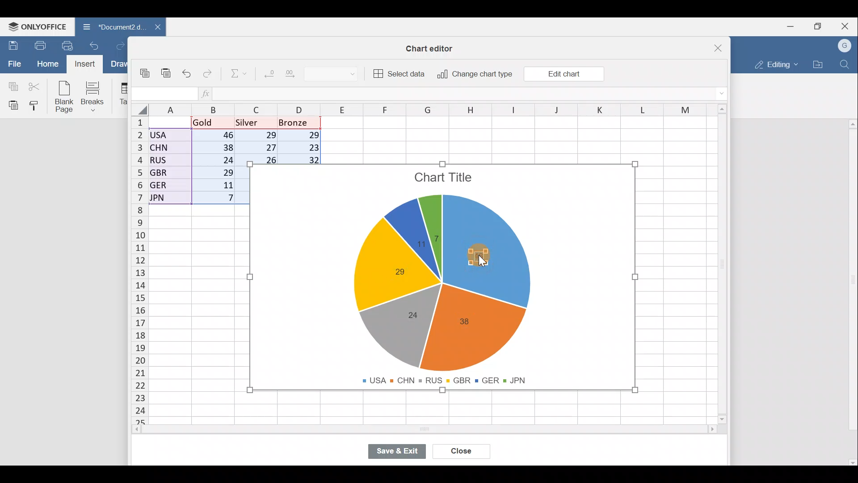  I want to click on Document name, so click(111, 28).